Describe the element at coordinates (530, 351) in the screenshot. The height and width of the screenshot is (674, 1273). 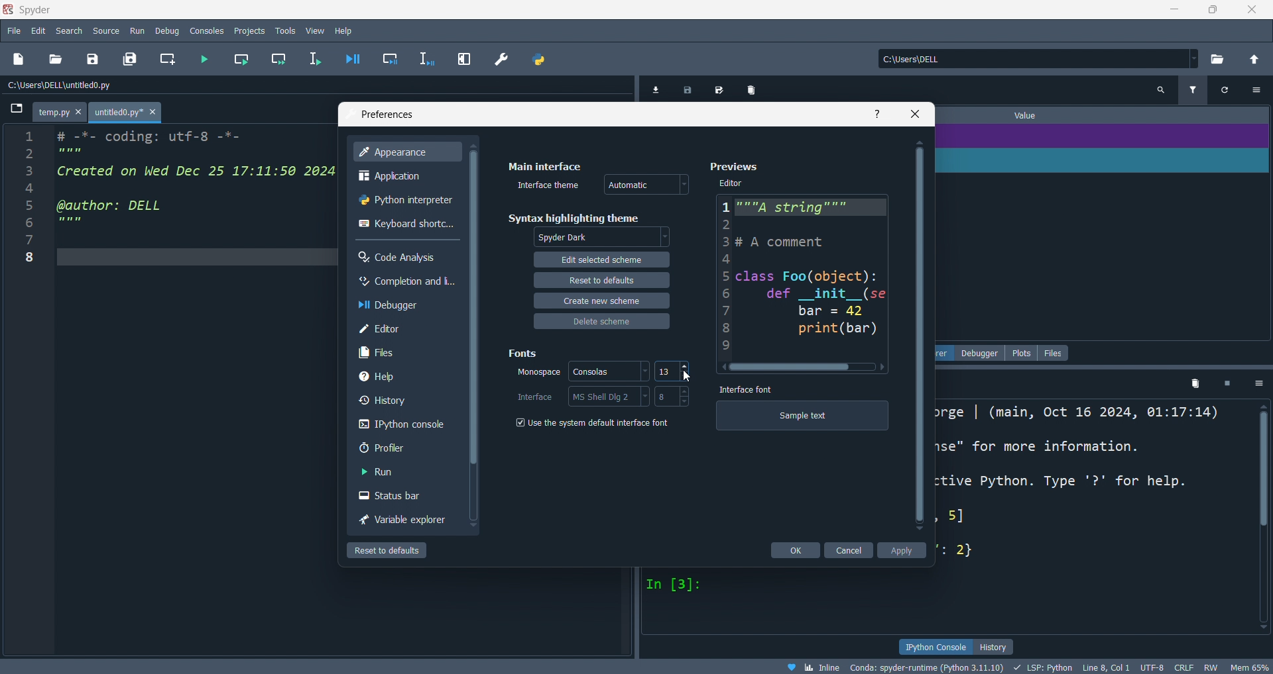
I see `Fonts` at that location.